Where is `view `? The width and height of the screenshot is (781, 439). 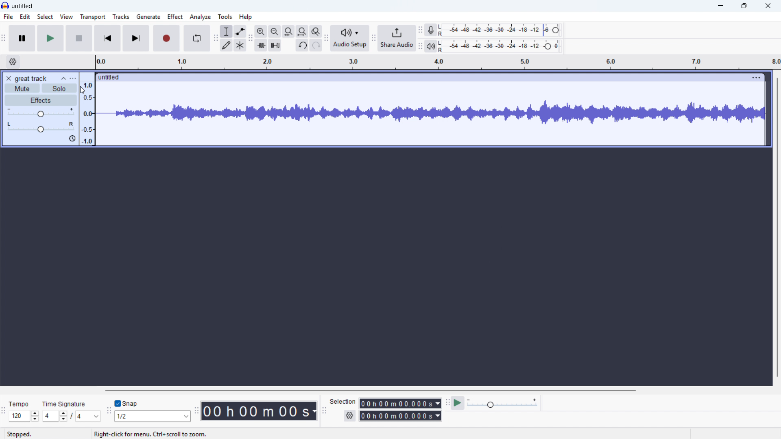
view  is located at coordinates (66, 17).